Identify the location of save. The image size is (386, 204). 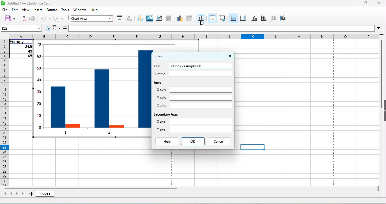
(10, 19).